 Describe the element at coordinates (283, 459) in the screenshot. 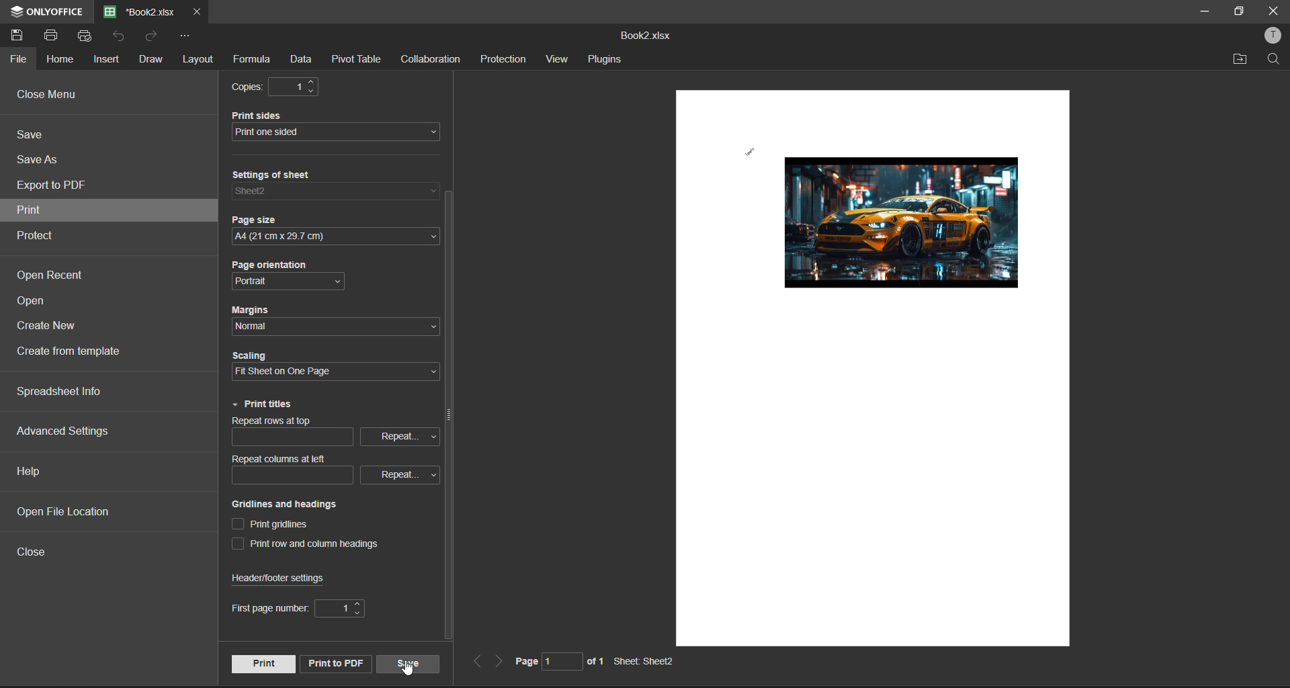

I see `repeat columns at left` at that location.